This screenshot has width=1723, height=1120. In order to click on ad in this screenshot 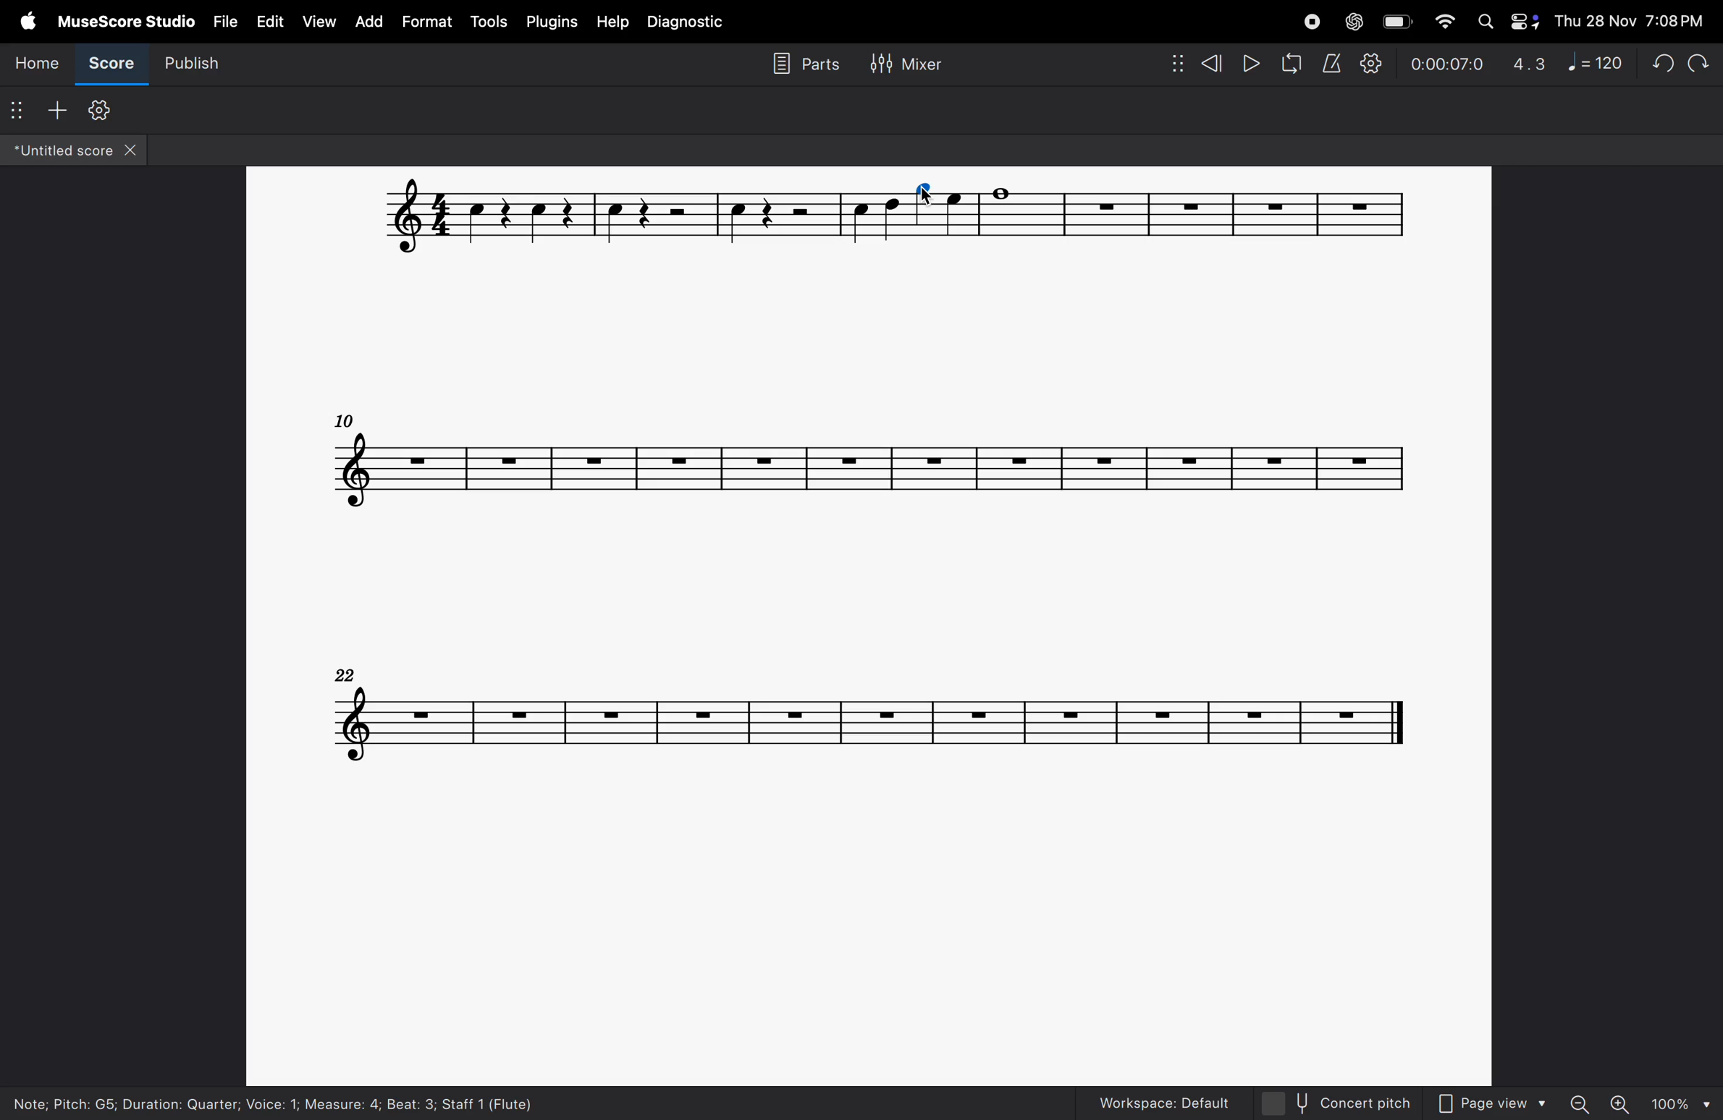, I will do `click(368, 20)`.